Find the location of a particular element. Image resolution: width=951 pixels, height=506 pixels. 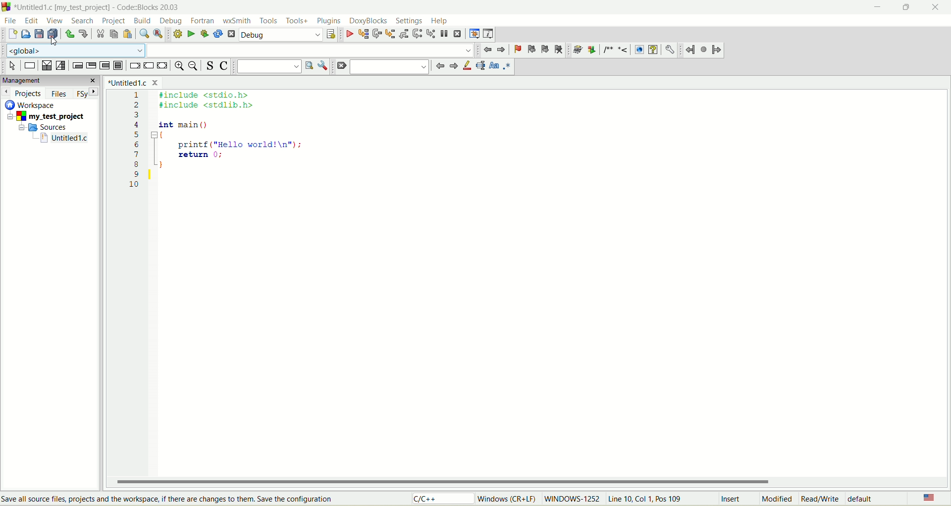

HTML is located at coordinates (640, 49).